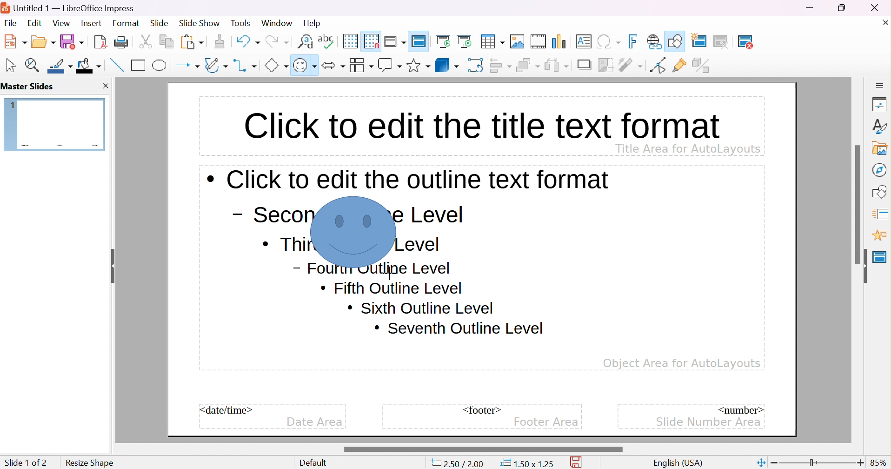  What do you see at coordinates (709, 421) in the screenshot?
I see `slide number area` at bounding box center [709, 421].